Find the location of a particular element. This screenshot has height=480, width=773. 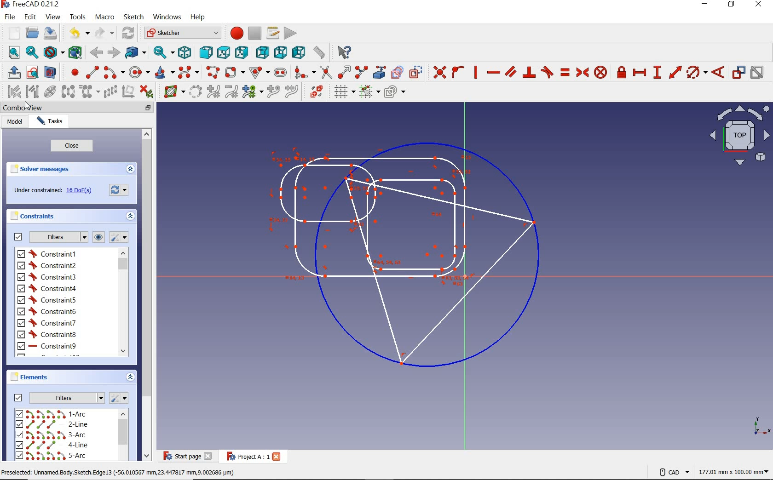

select associated geometry is located at coordinates (33, 91).